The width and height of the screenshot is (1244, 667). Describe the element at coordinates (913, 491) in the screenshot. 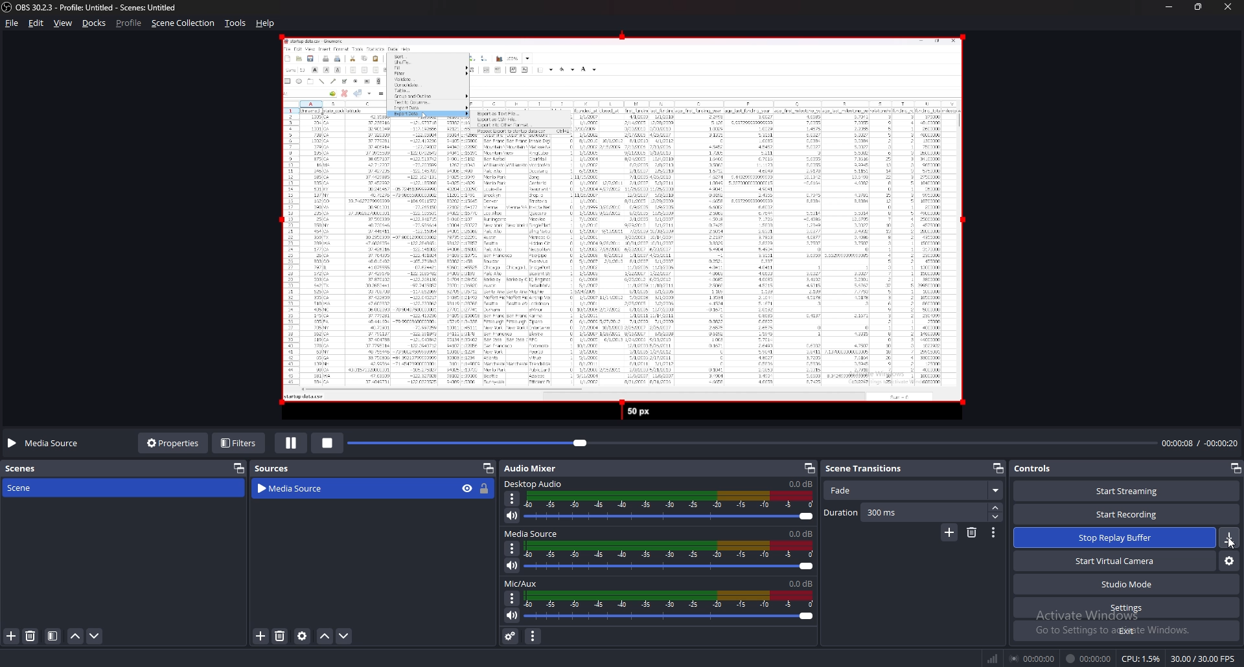

I see `fade` at that location.